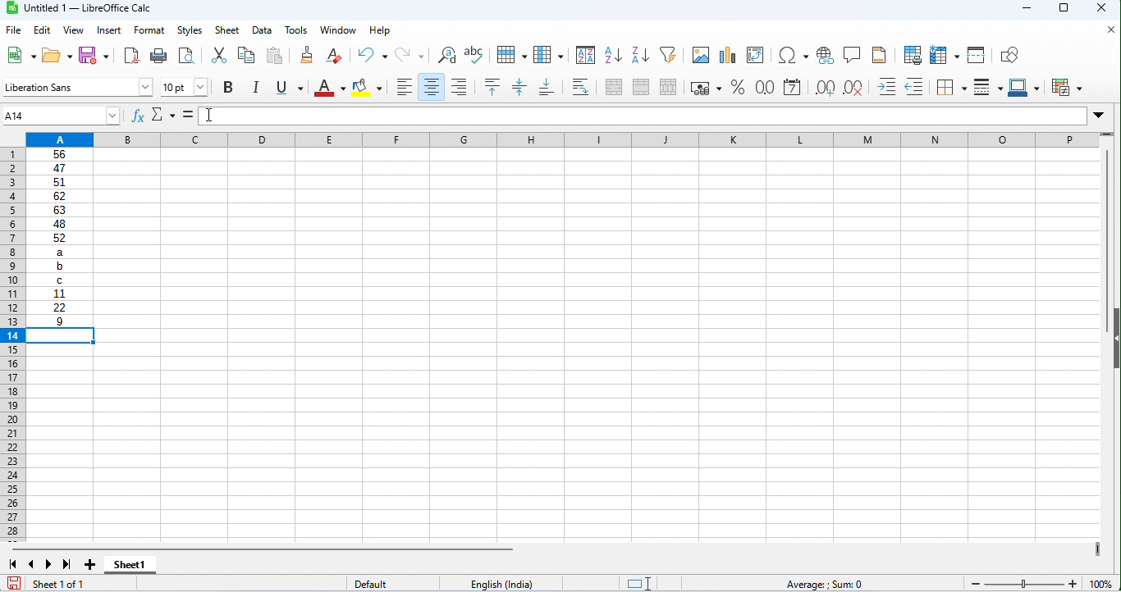 The image size is (1121, 592). I want to click on minimize, so click(1026, 9).